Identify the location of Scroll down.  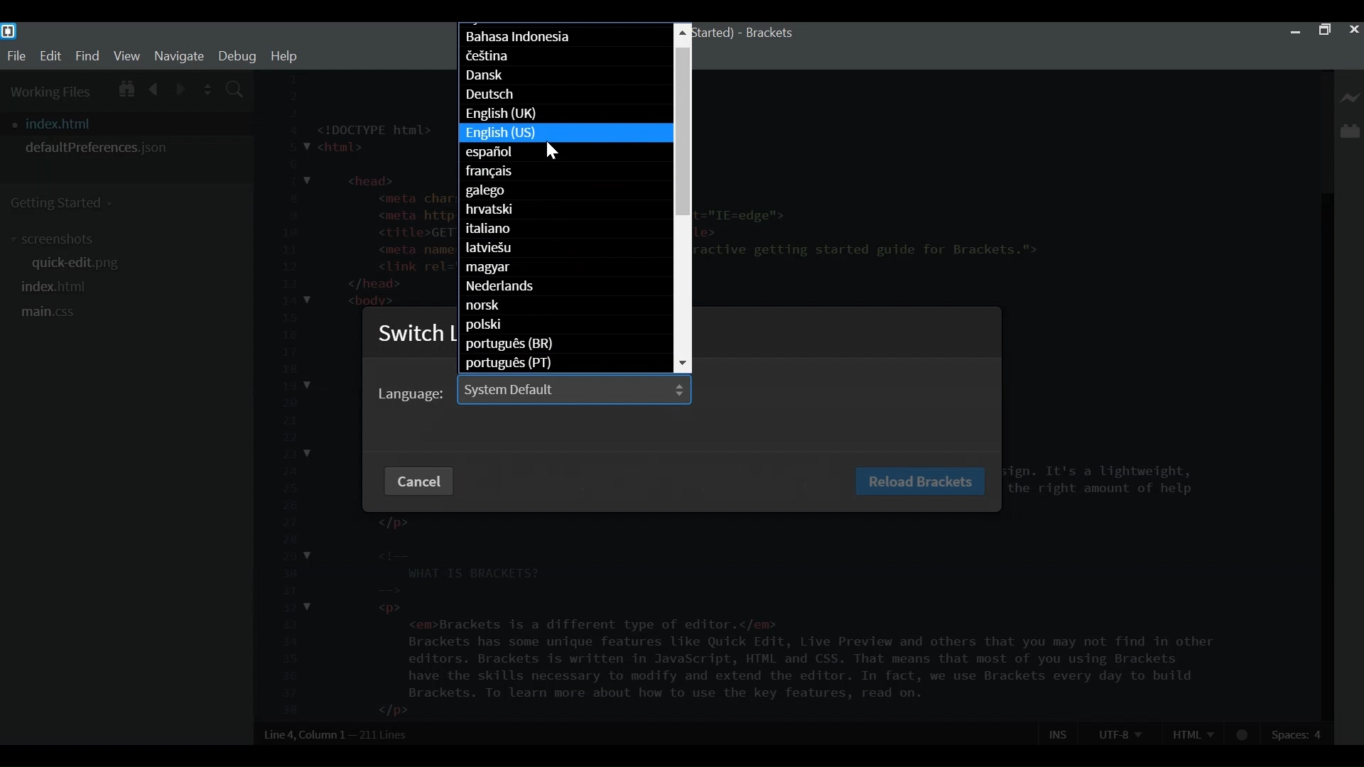
(684, 364).